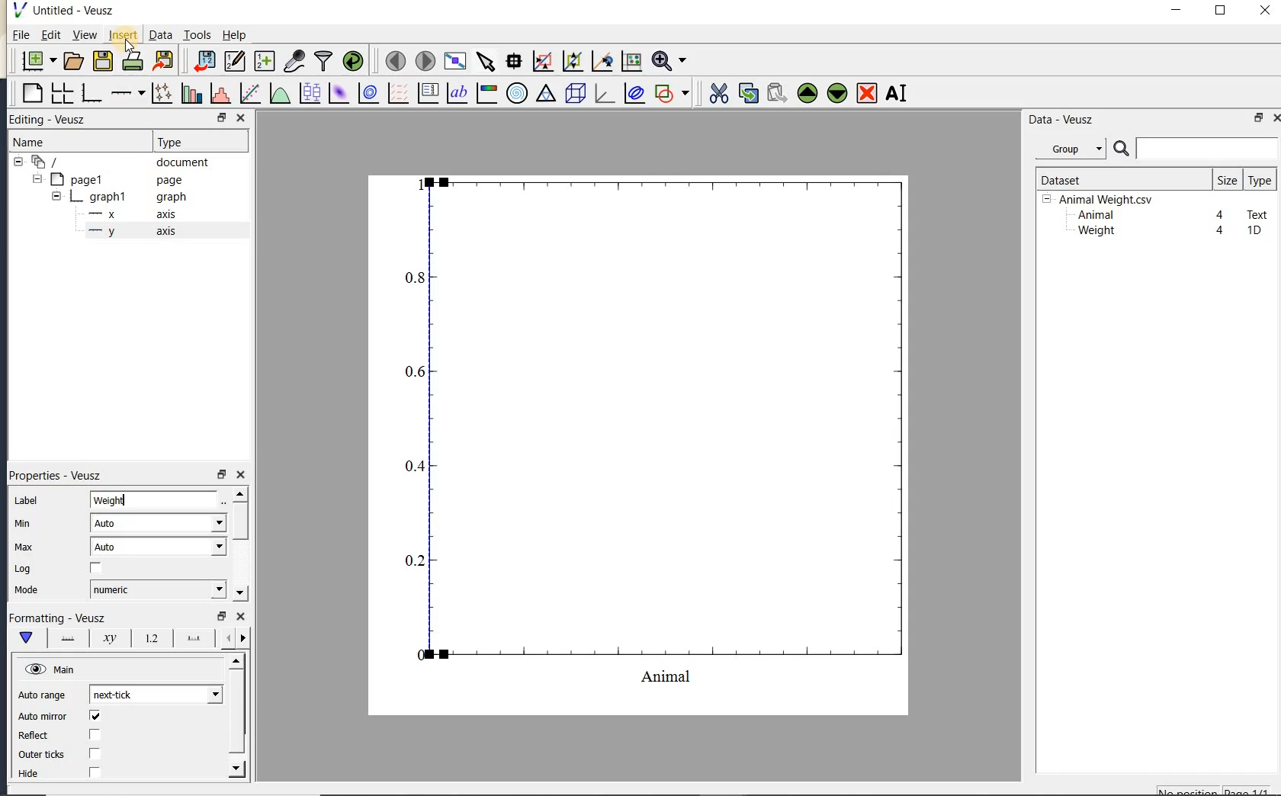 This screenshot has width=1281, height=796. I want to click on new document, so click(35, 61).